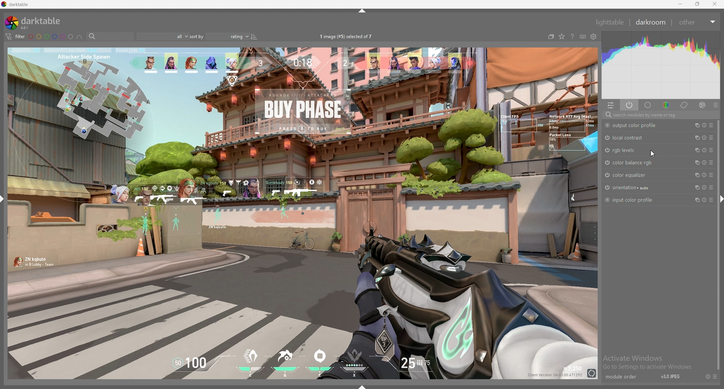 Image resolution: width=724 pixels, height=389 pixels. Describe the element at coordinates (704, 175) in the screenshot. I see `reset` at that location.